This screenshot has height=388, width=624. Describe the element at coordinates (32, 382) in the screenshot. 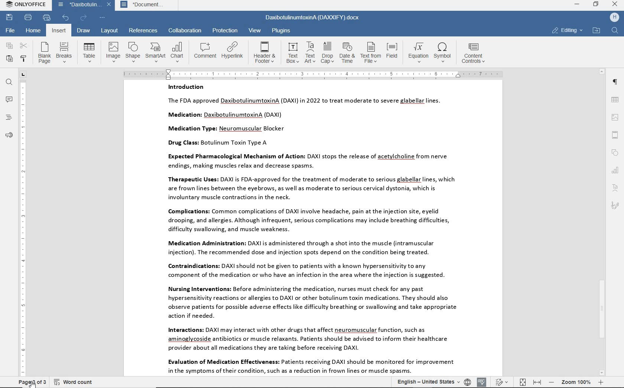

I see `page 3 of 3` at that location.